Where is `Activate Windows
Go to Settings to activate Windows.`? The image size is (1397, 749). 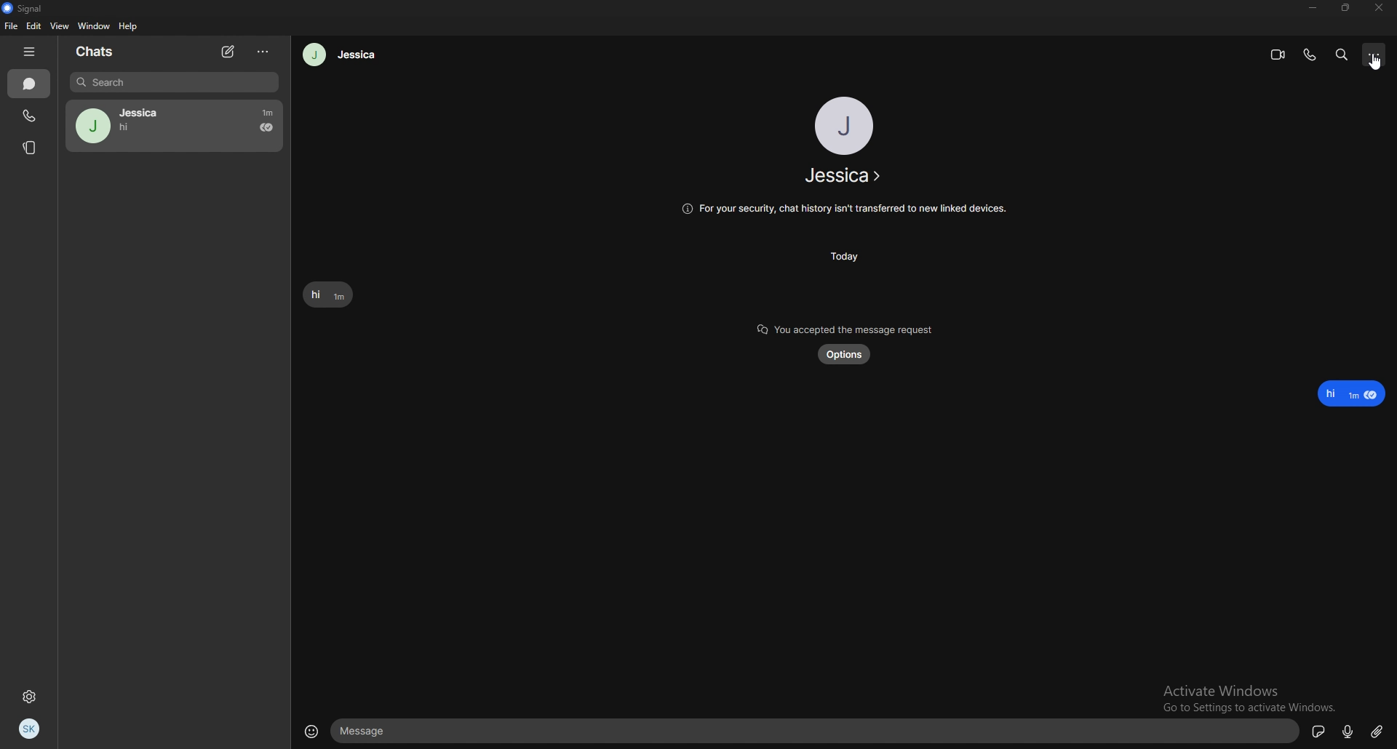 Activate Windows
Go to Settings to activate Windows. is located at coordinates (1250, 691).